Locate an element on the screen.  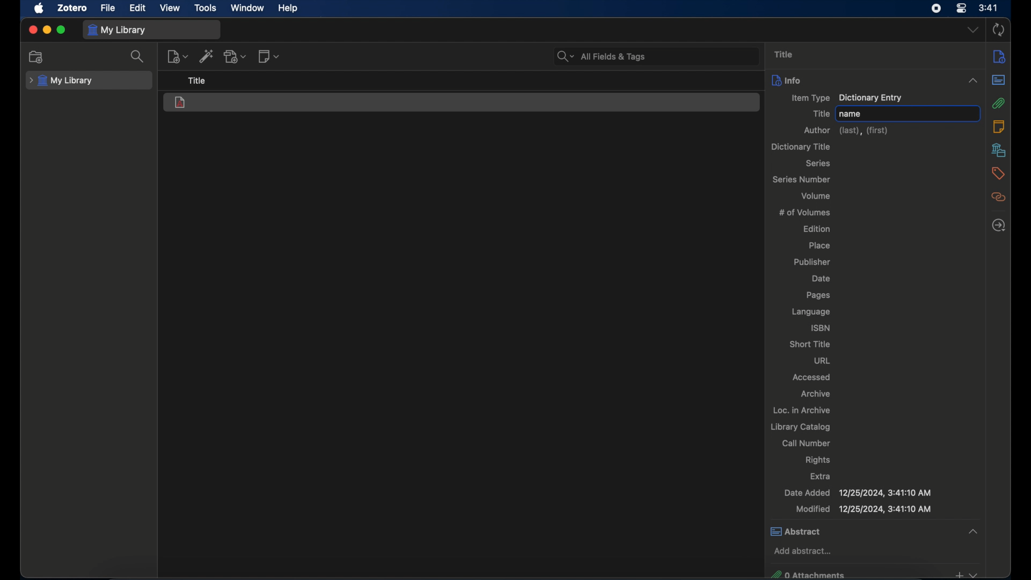
language is located at coordinates (812, 312).